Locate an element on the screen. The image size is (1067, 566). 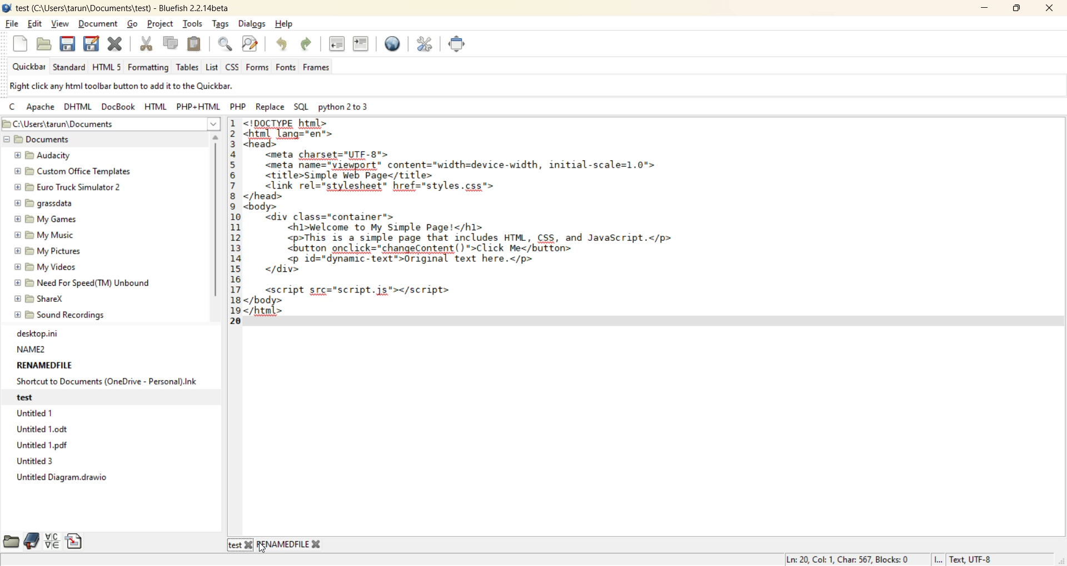
show more is located at coordinates (216, 126).